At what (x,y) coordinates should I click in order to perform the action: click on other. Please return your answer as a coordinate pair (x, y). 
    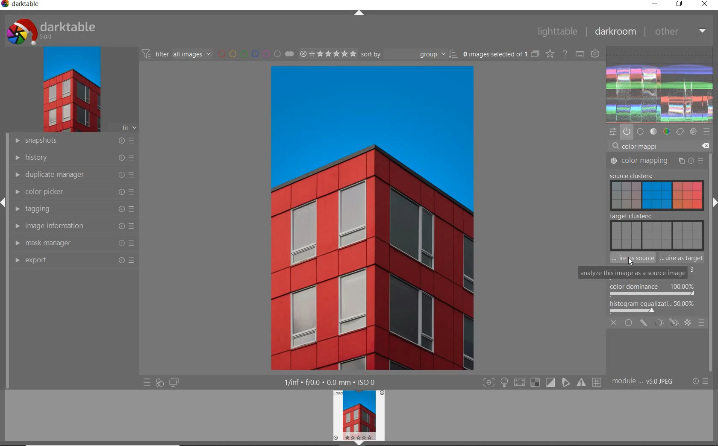
    Looking at the image, I should click on (680, 32).